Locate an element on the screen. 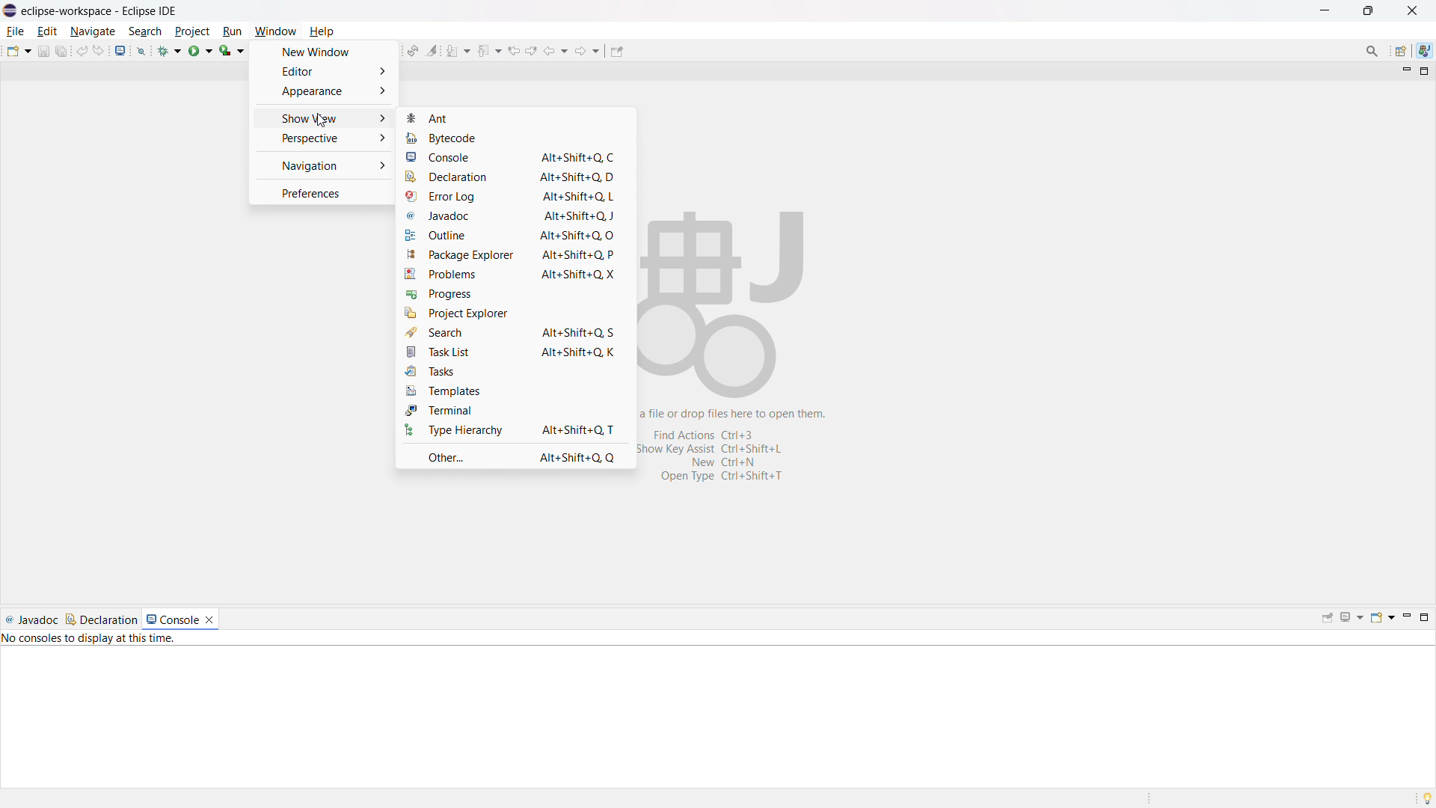 This screenshot has width=1436, height=808. back is located at coordinates (557, 49).